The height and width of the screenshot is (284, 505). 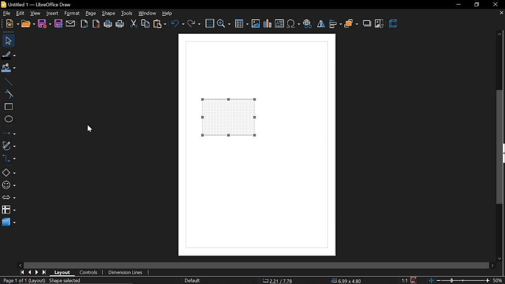 I want to click on shadow, so click(x=366, y=23).